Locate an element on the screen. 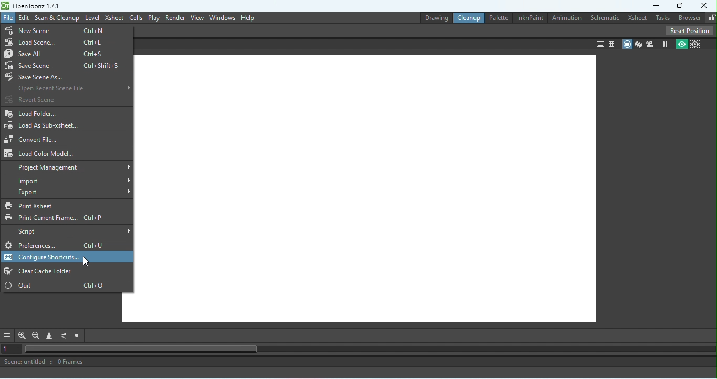 Image resolution: width=717 pixels, height=379 pixels. Field guide is located at coordinates (612, 44).